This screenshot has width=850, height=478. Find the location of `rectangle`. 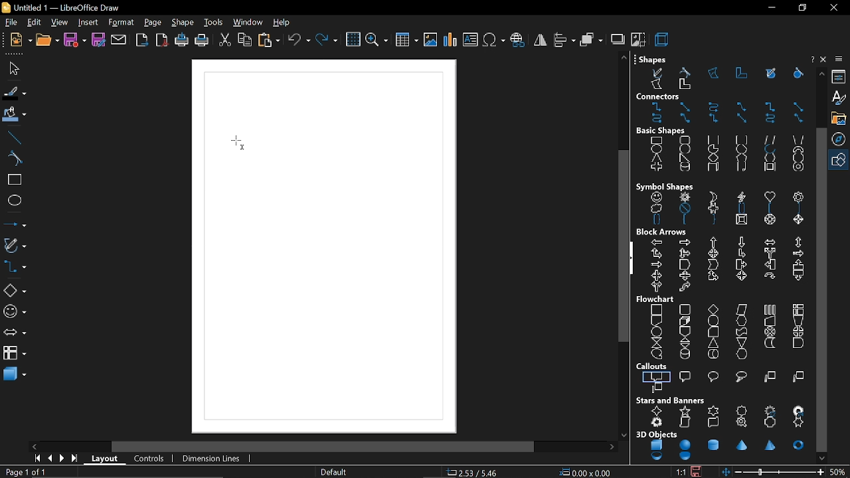

rectangle is located at coordinates (12, 181).